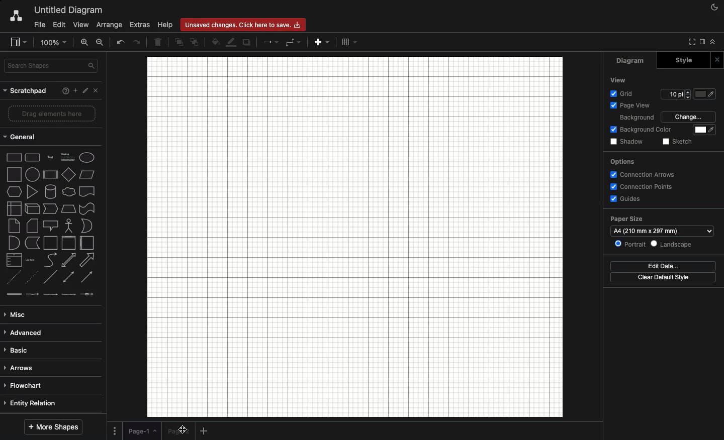  I want to click on Shadow, so click(625, 142).